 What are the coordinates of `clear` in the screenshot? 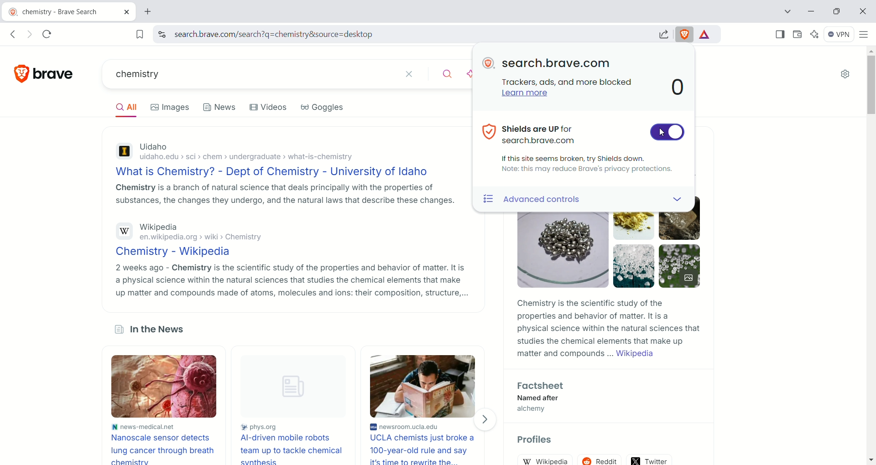 It's located at (414, 74).